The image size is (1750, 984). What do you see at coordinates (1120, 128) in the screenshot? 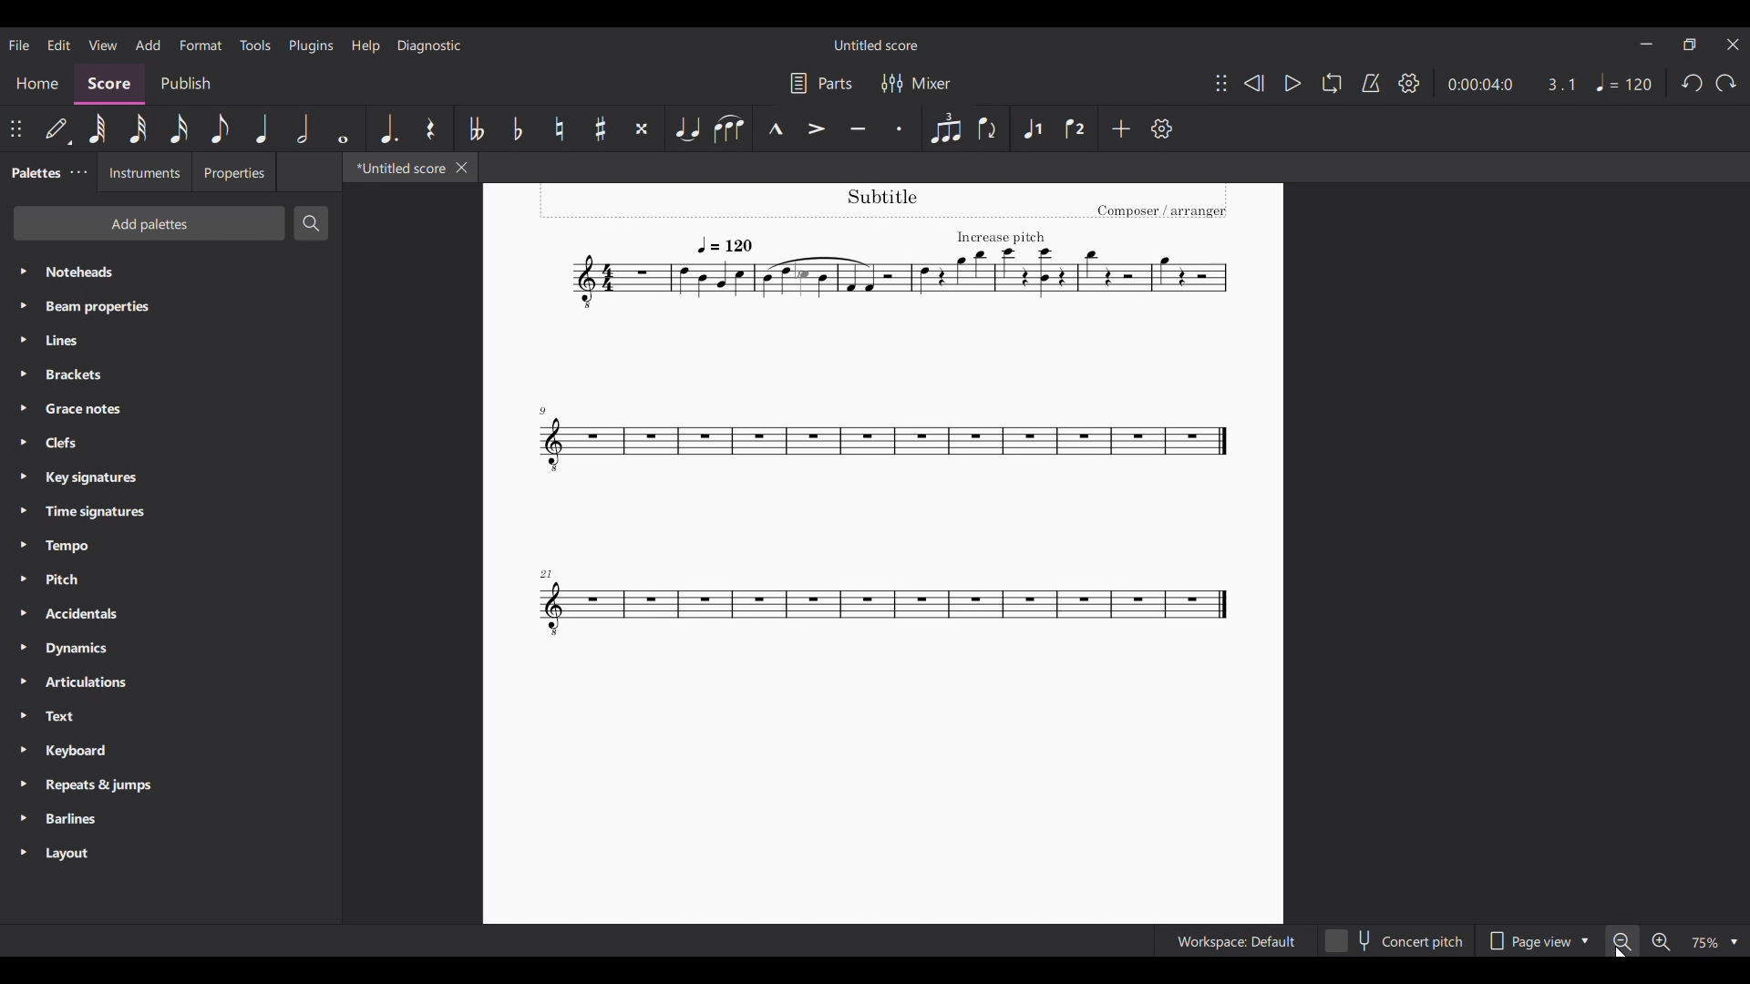
I see `Add` at bounding box center [1120, 128].